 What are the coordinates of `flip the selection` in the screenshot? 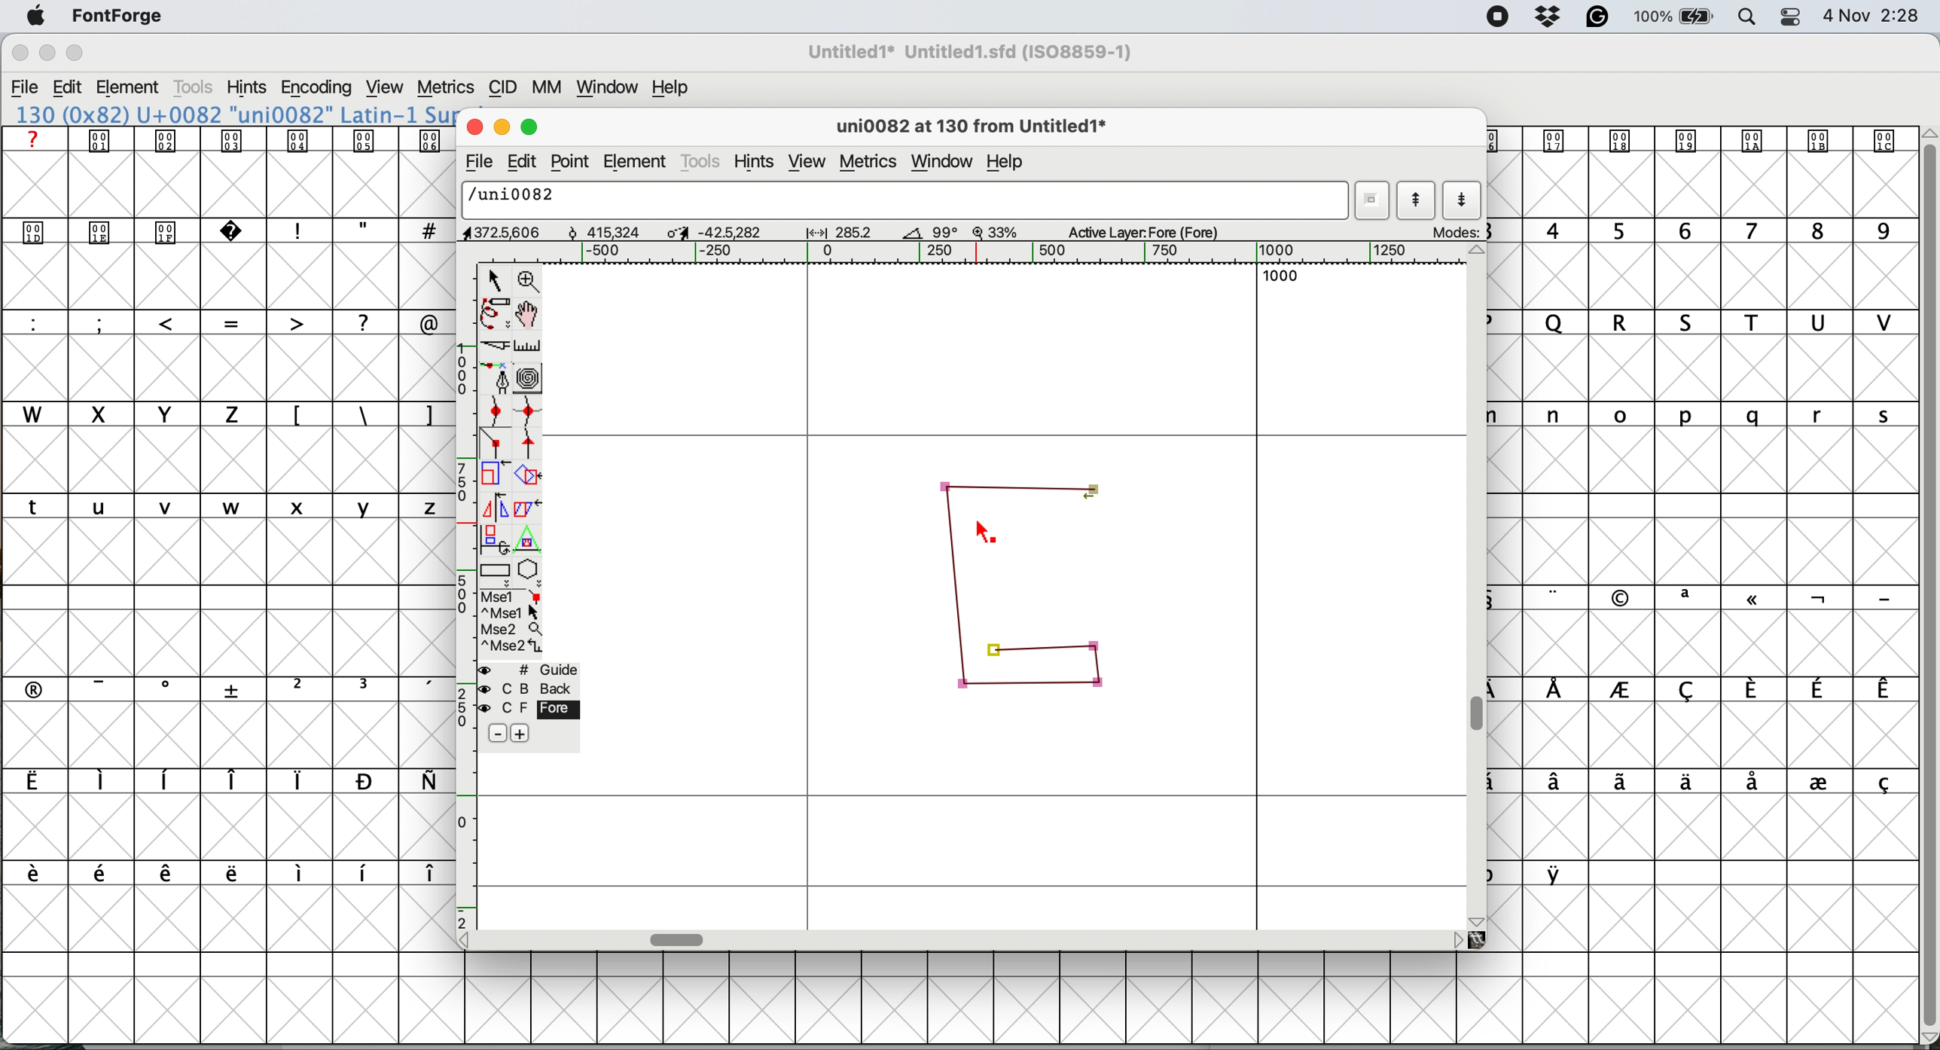 It's located at (493, 508).